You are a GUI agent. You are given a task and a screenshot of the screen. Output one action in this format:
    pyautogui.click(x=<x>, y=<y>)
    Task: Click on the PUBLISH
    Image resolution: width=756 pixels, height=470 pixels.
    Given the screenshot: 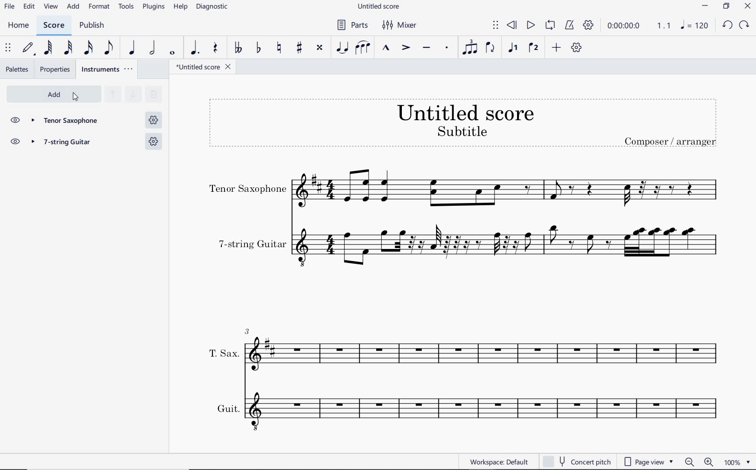 What is the action you would take?
    pyautogui.click(x=90, y=26)
    